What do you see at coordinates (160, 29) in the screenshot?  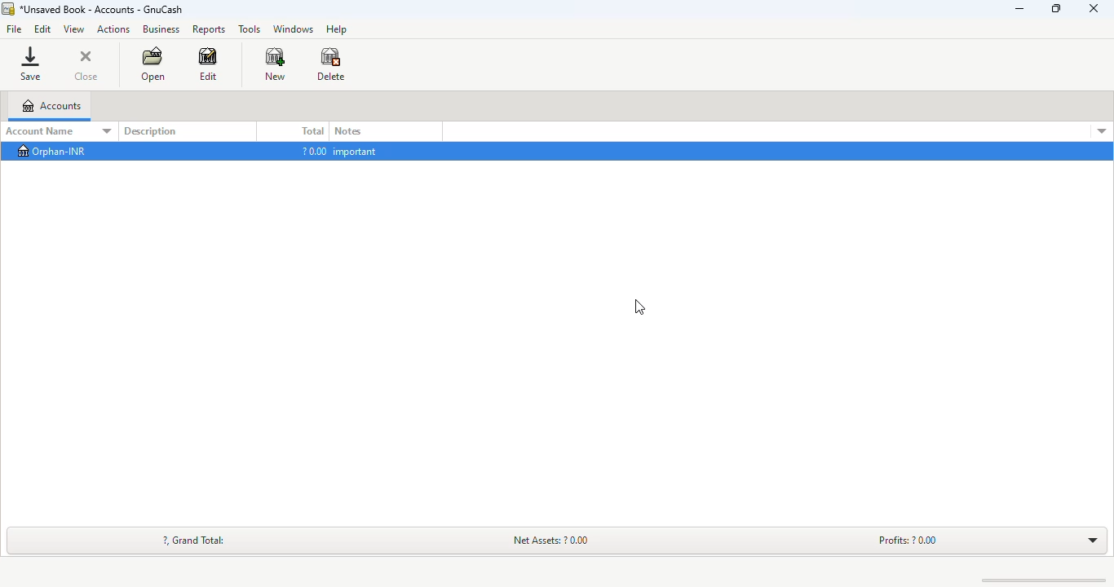 I see `business` at bounding box center [160, 29].